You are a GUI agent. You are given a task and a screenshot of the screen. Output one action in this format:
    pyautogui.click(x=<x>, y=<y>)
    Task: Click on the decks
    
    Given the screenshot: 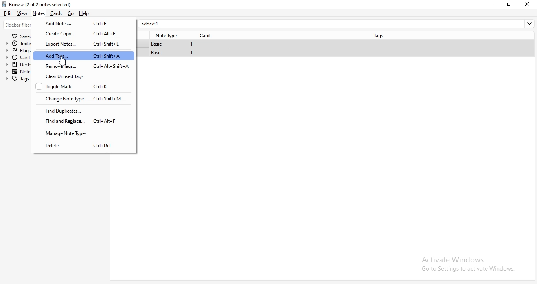 What is the action you would take?
    pyautogui.click(x=18, y=65)
    